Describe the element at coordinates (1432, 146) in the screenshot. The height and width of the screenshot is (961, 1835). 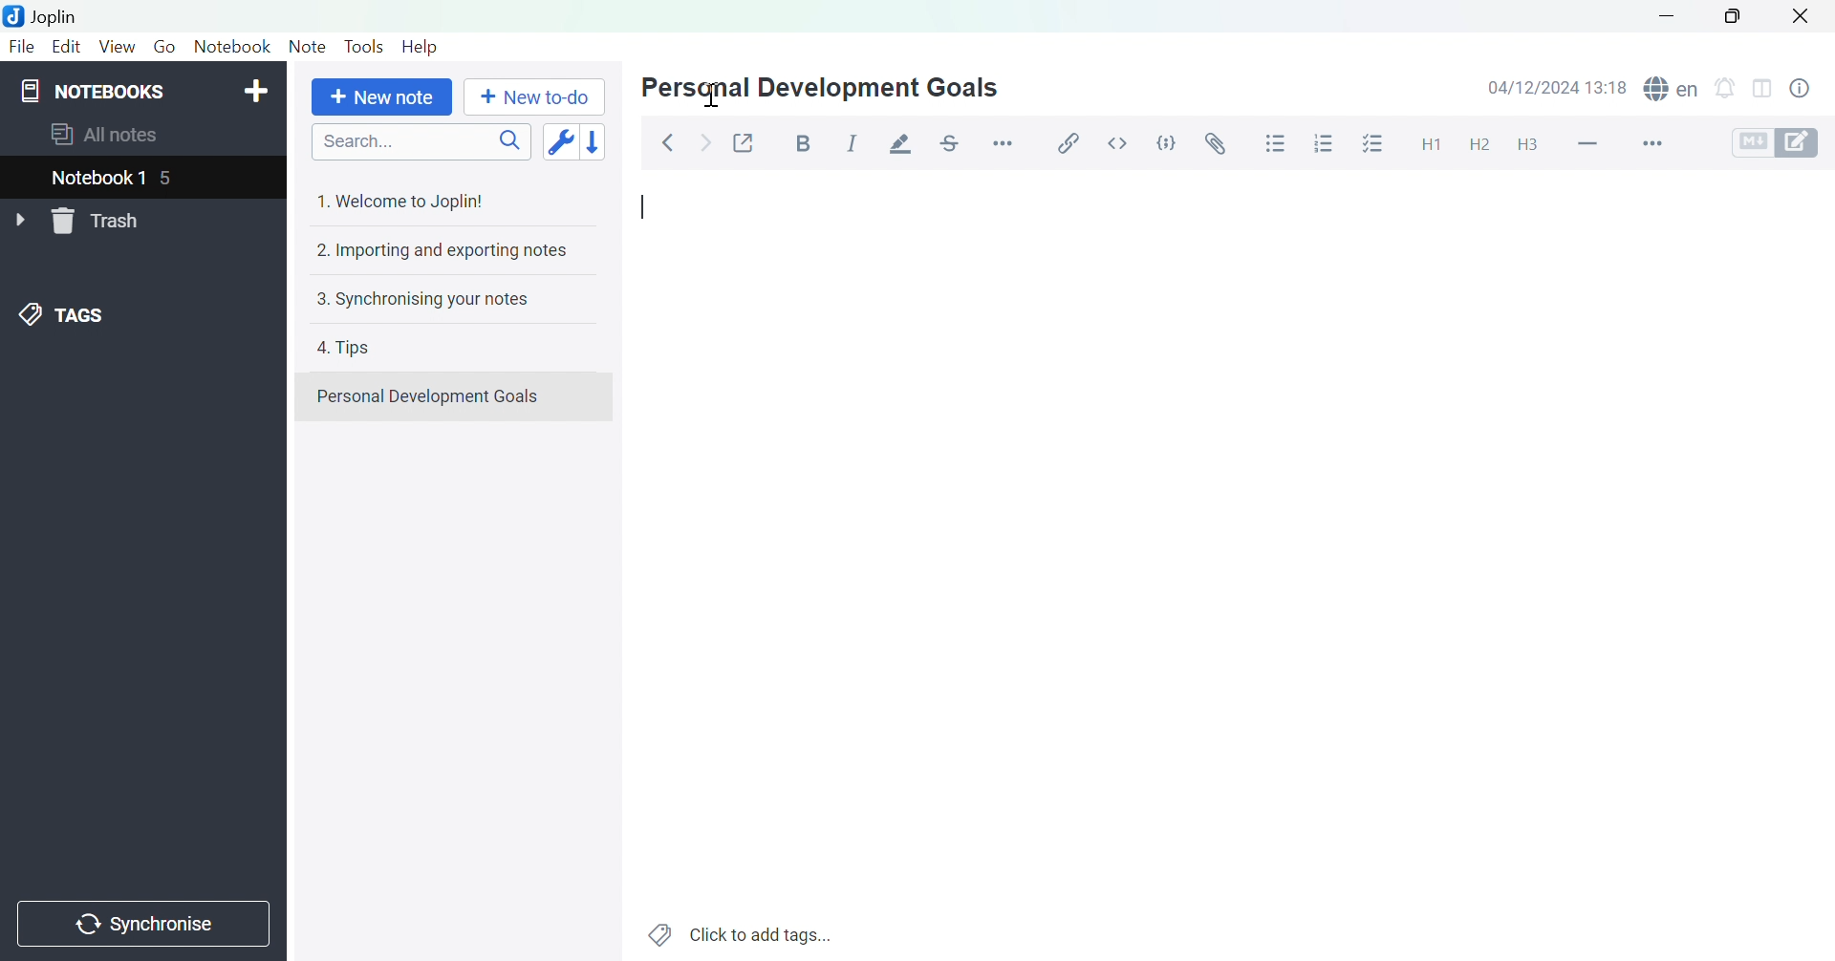
I see `Heading 1` at that location.